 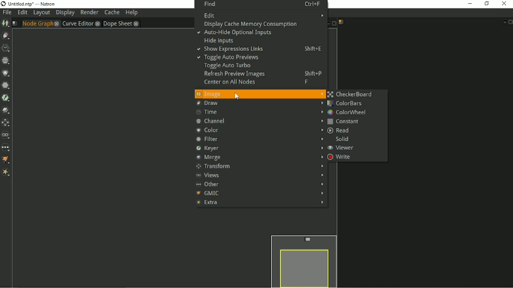 I want to click on Center on all nodes, so click(x=257, y=83).